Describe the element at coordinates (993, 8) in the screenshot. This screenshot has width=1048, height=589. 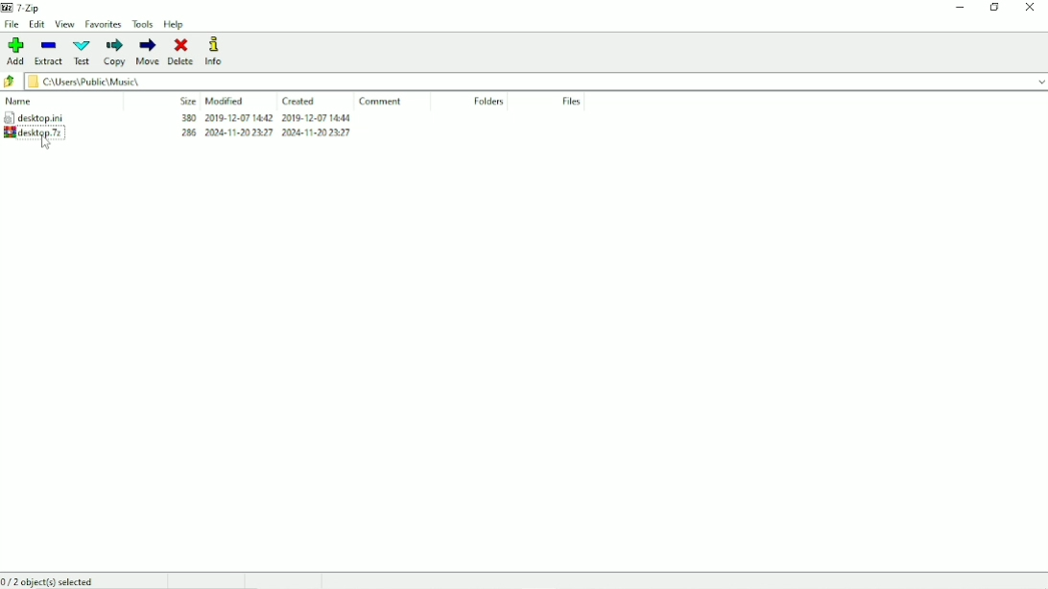
I see `Restore down` at that location.